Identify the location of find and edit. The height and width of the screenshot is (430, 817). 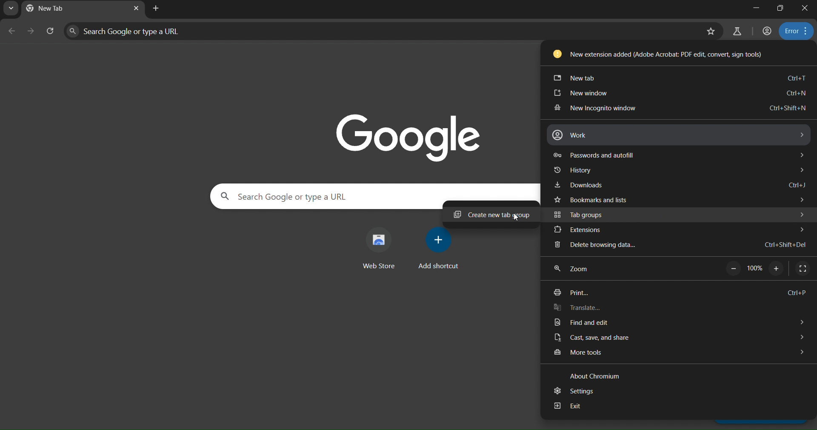
(681, 324).